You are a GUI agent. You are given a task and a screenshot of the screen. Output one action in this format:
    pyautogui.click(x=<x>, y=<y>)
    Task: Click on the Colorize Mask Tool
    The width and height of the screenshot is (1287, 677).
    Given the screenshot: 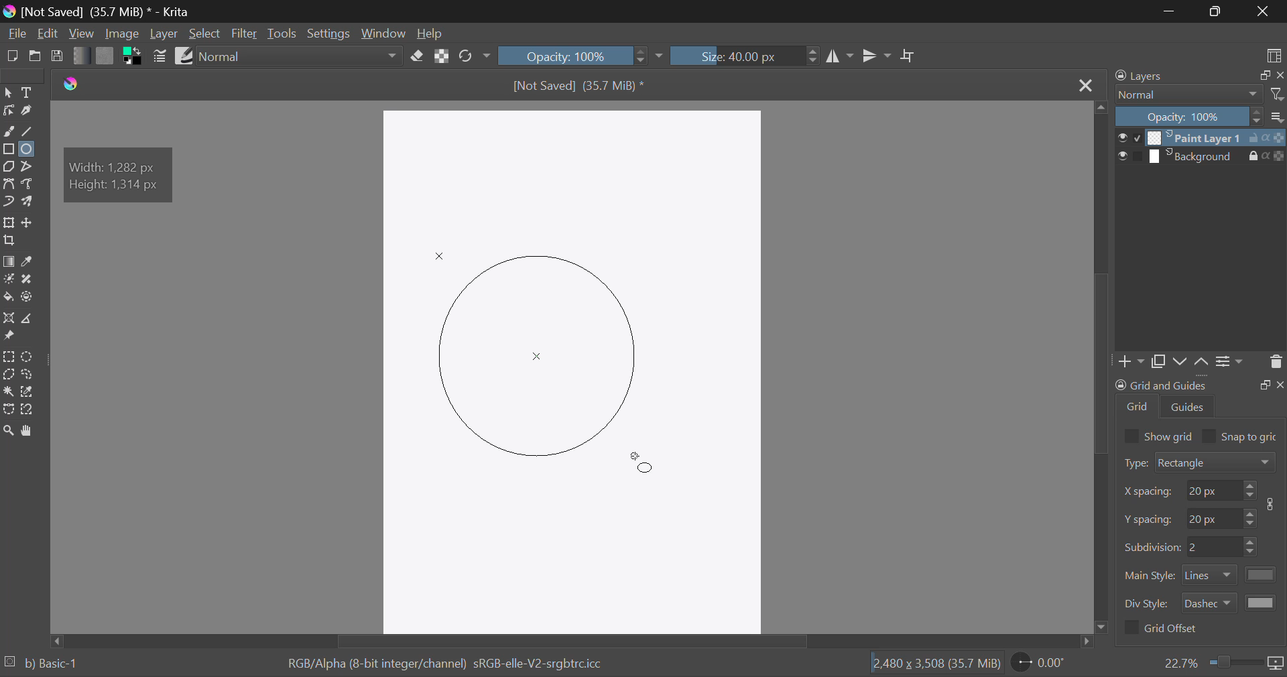 What is the action you would take?
    pyautogui.click(x=9, y=280)
    